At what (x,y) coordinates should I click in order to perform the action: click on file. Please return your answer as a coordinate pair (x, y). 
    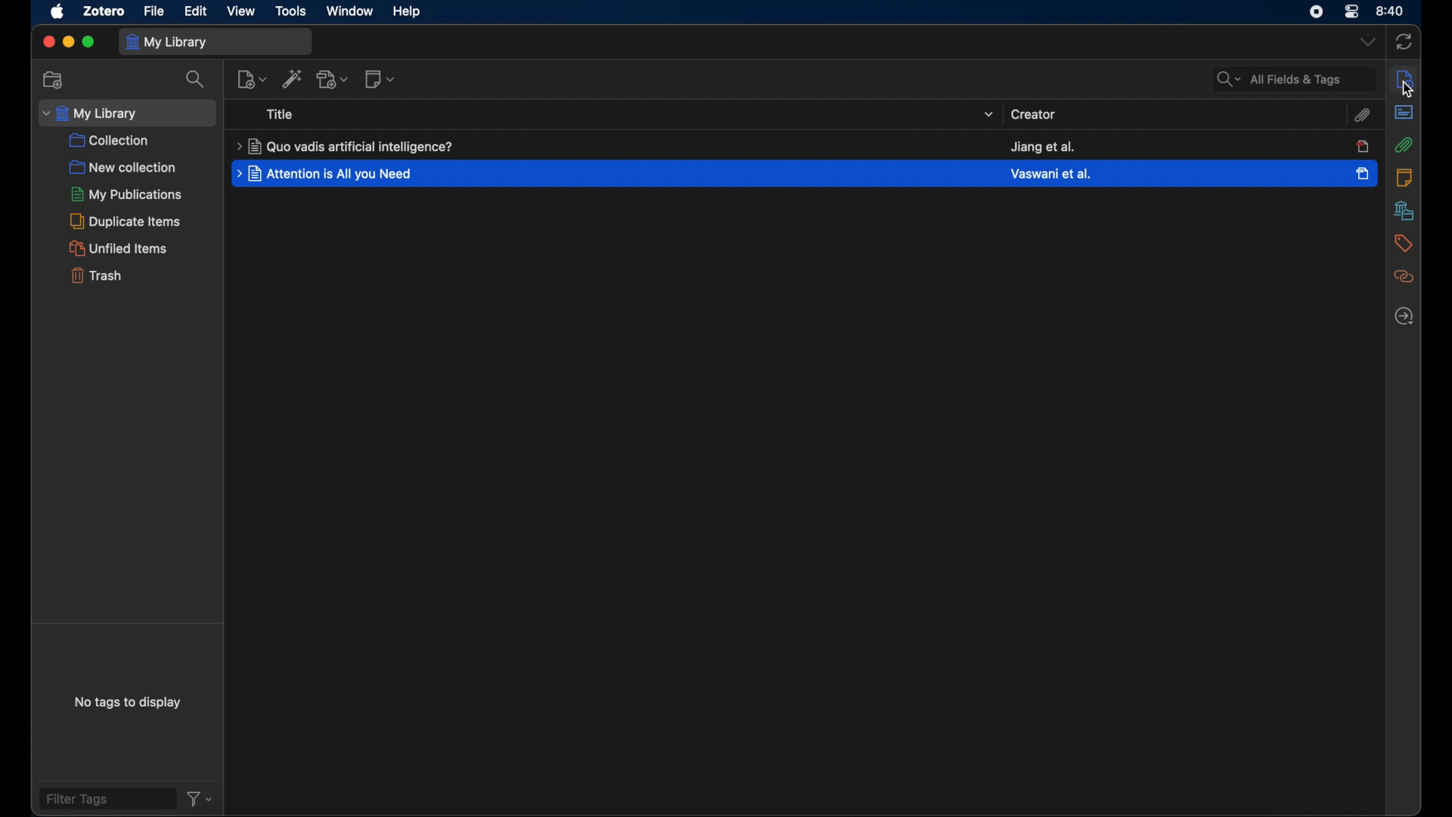
    Looking at the image, I should click on (154, 11).